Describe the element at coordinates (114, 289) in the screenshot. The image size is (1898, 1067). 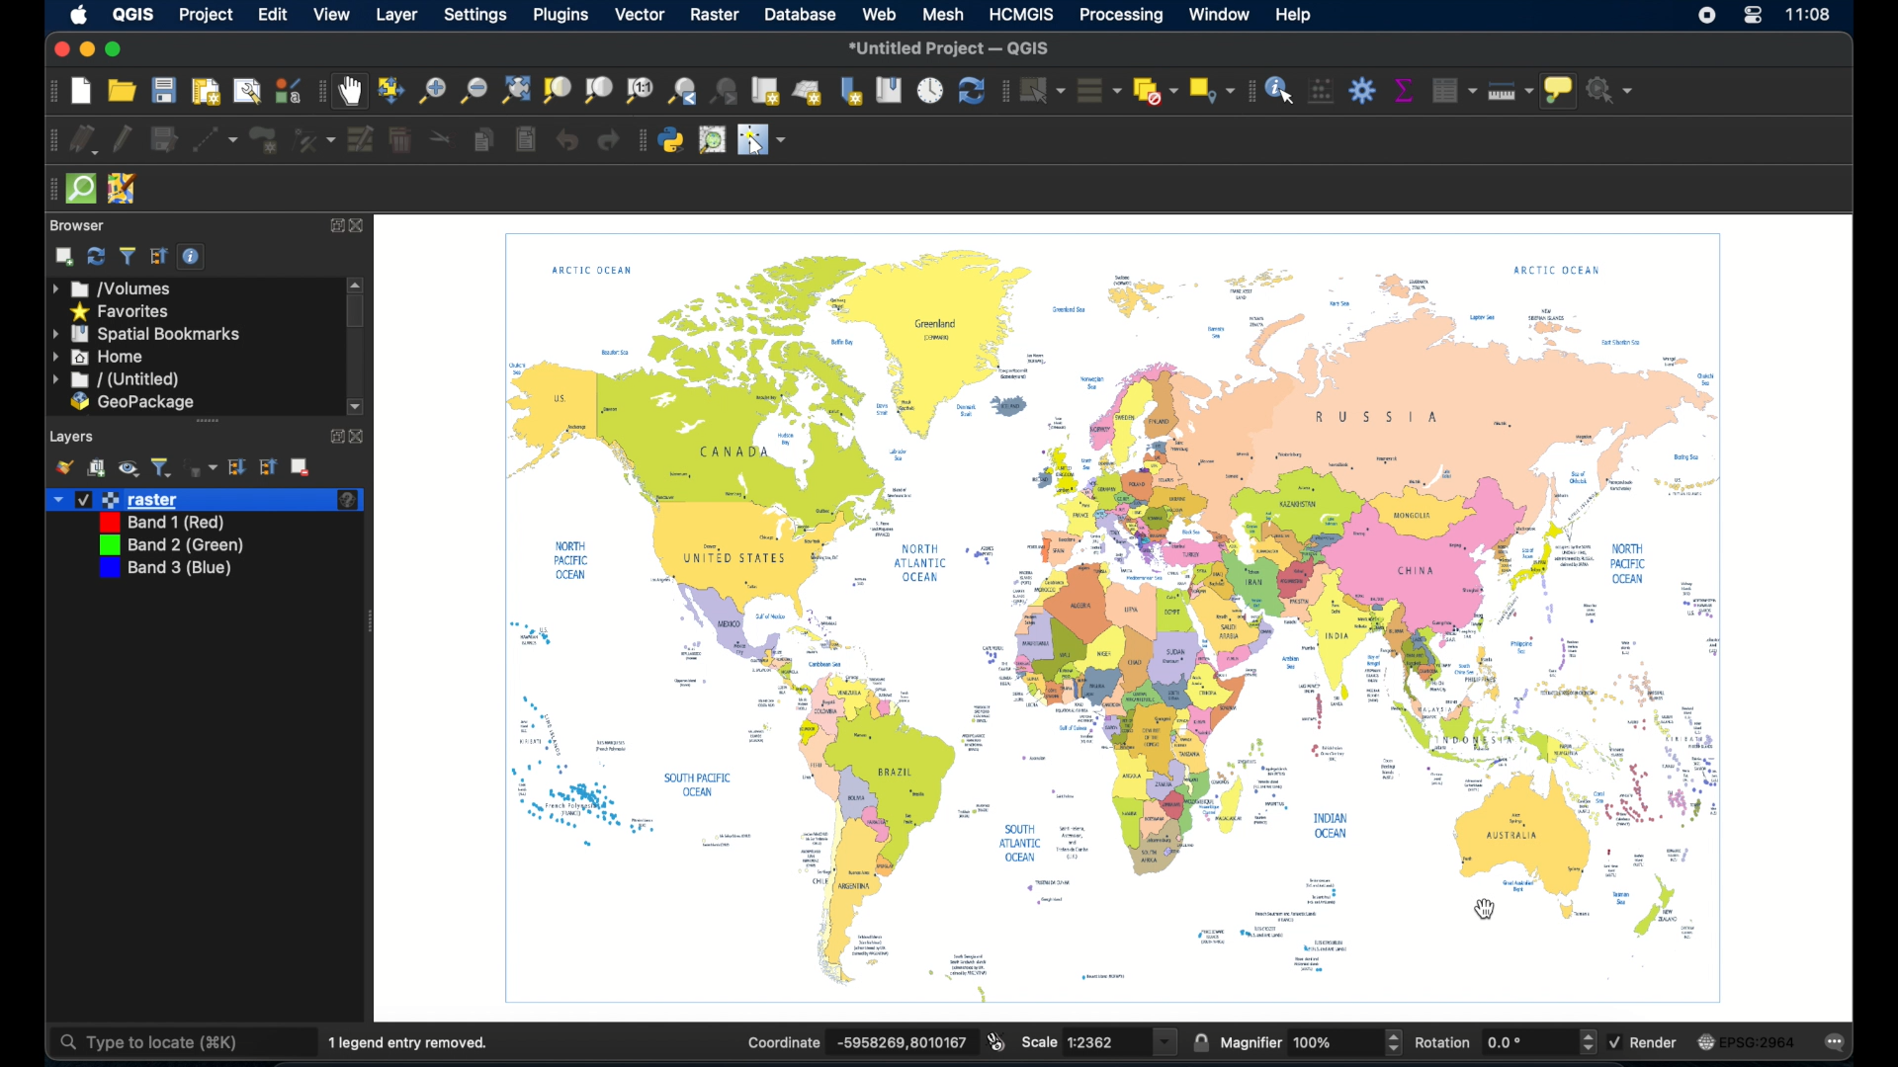
I see `volumes` at that location.